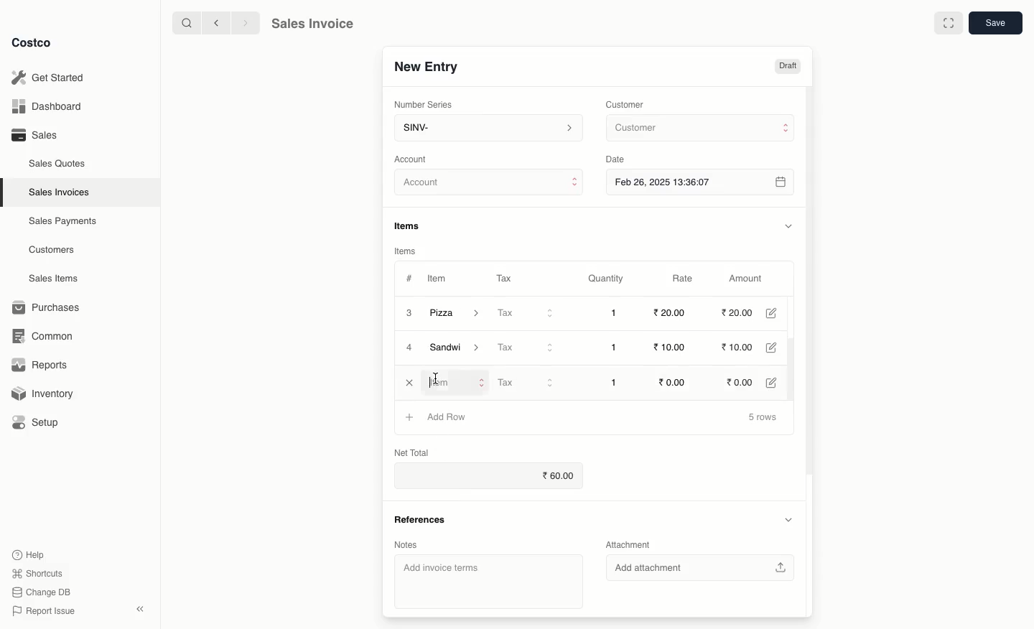 This screenshot has height=629, width=1034. What do you see at coordinates (528, 383) in the screenshot?
I see `Tax` at bounding box center [528, 383].